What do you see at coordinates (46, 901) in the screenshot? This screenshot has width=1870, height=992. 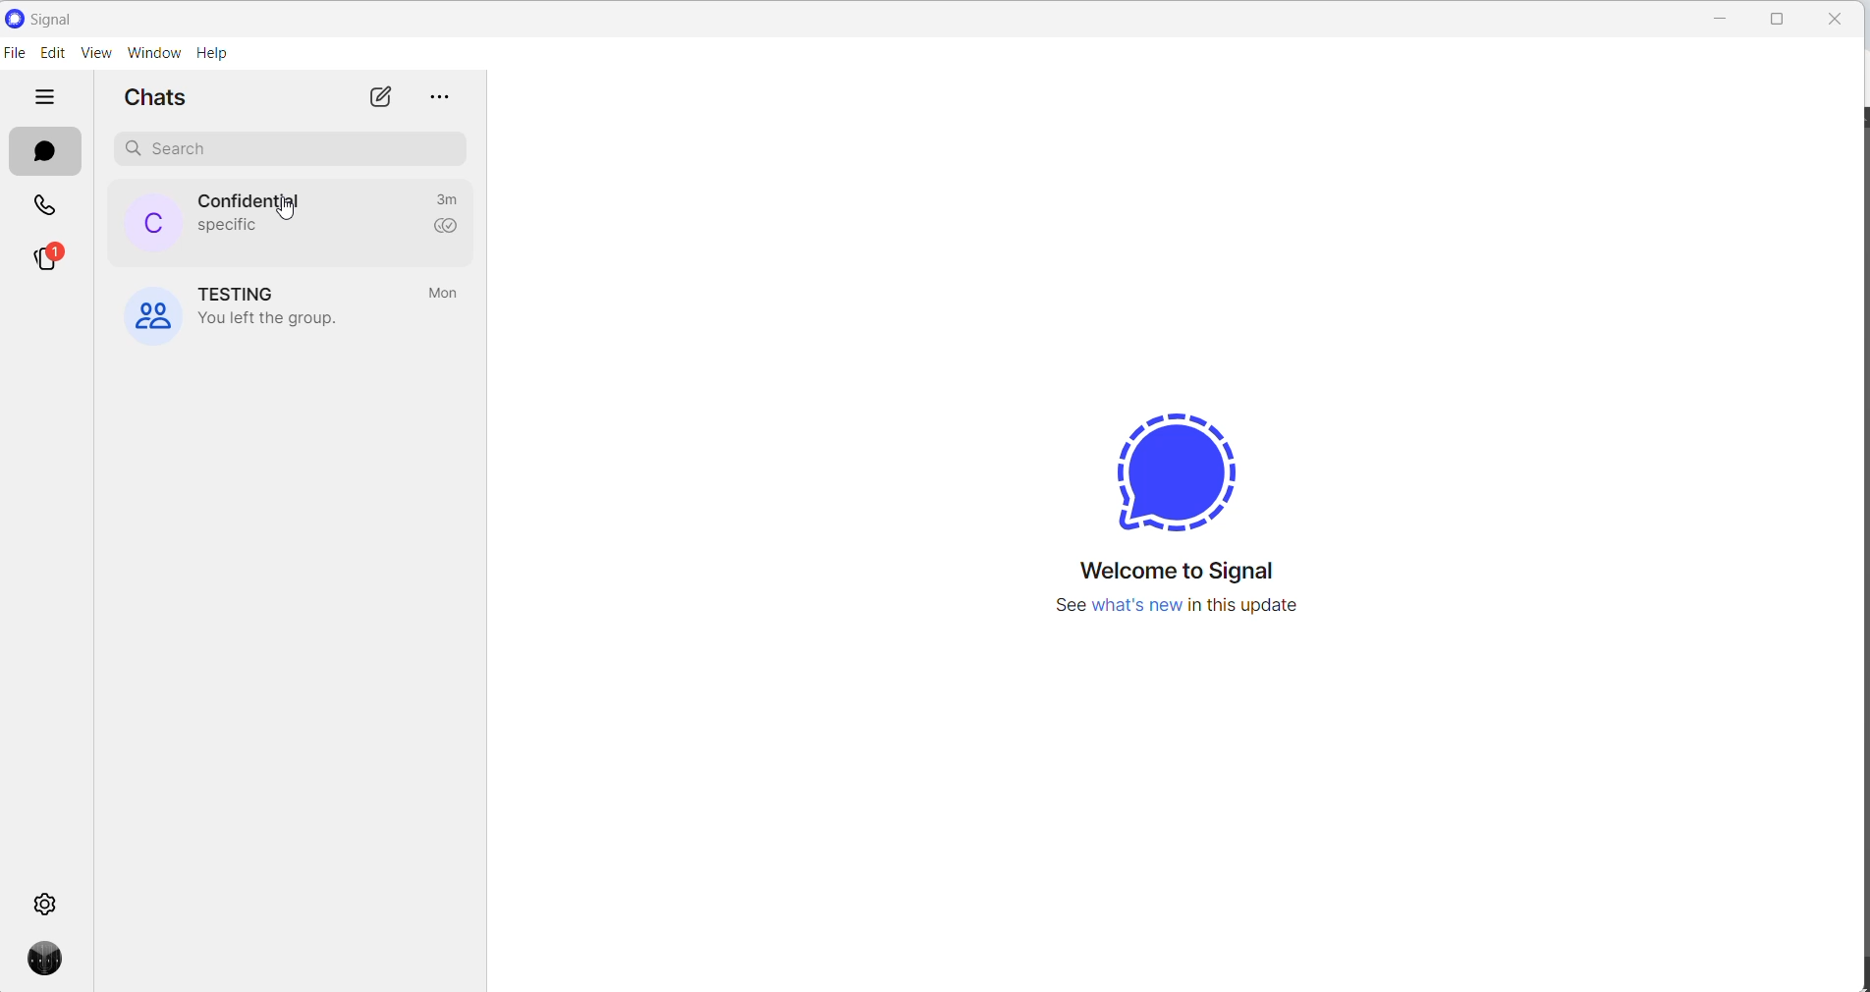 I see `settings` at bounding box center [46, 901].